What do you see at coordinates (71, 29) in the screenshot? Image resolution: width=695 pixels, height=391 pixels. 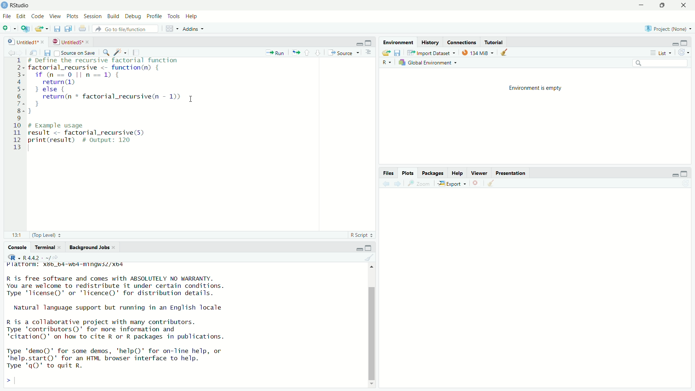 I see `Save all open documents (Ctrl + Alt + S)` at bounding box center [71, 29].